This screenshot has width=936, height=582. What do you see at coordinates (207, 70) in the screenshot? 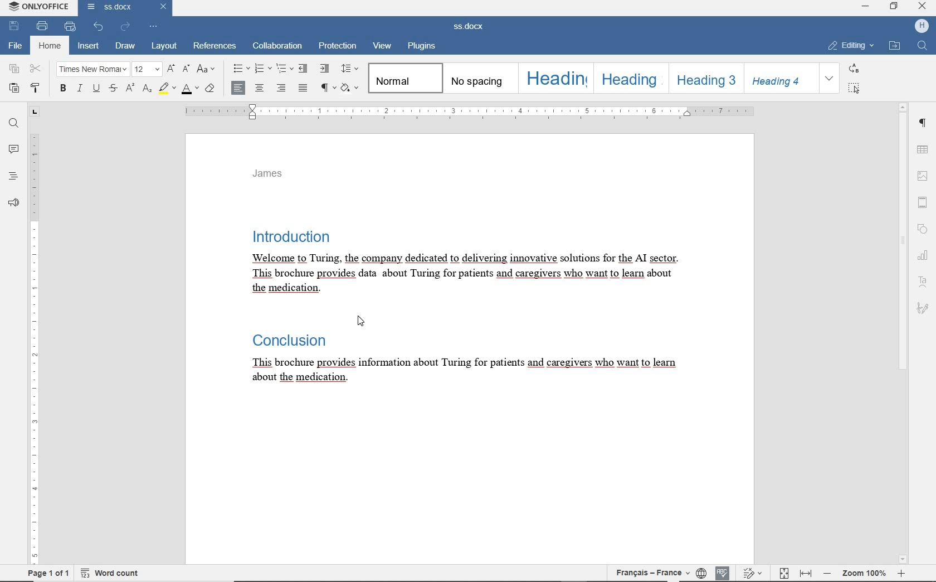
I see `CHANGE CASE` at bounding box center [207, 70].